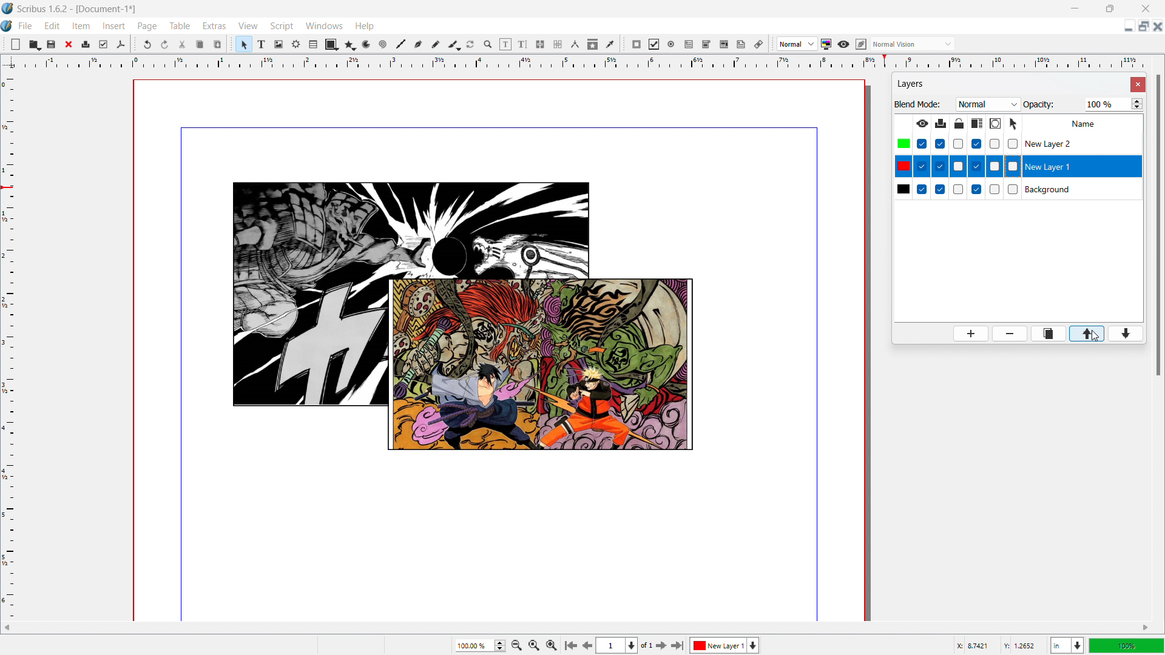 The height and width of the screenshot is (655, 1165). What do you see at coordinates (231, 43) in the screenshot?
I see `move toolbox` at bounding box center [231, 43].